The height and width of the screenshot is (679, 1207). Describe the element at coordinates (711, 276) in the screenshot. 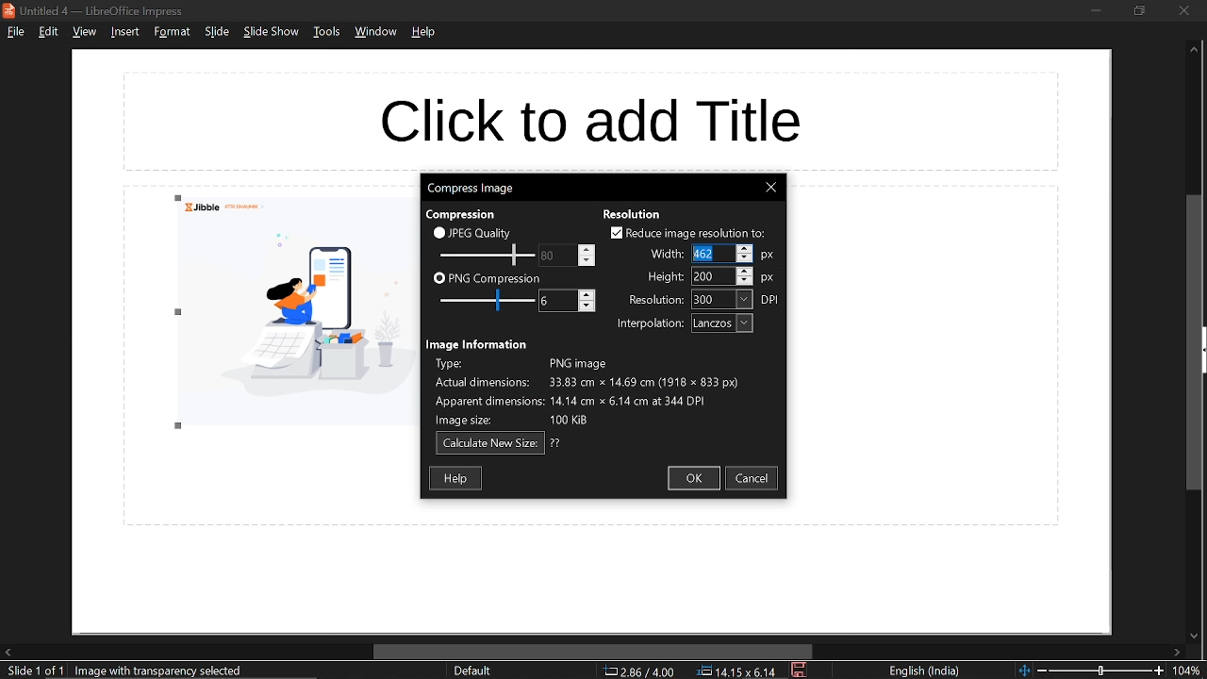

I see `height` at that location.